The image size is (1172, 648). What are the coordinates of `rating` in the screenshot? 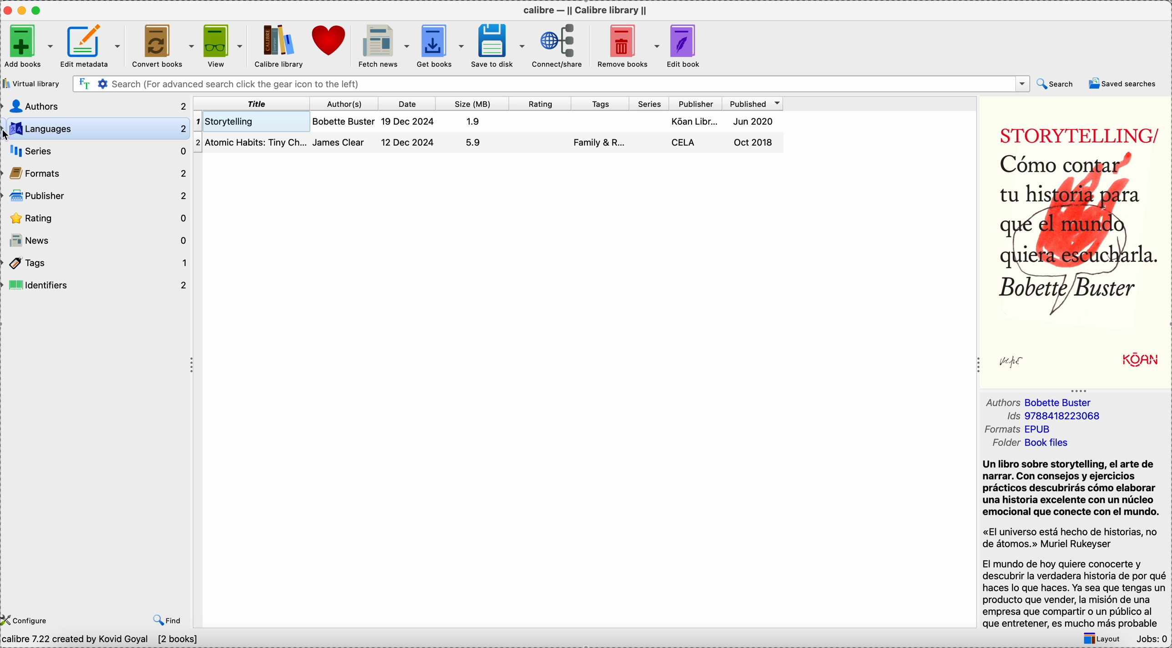 It's located at (97, 219).